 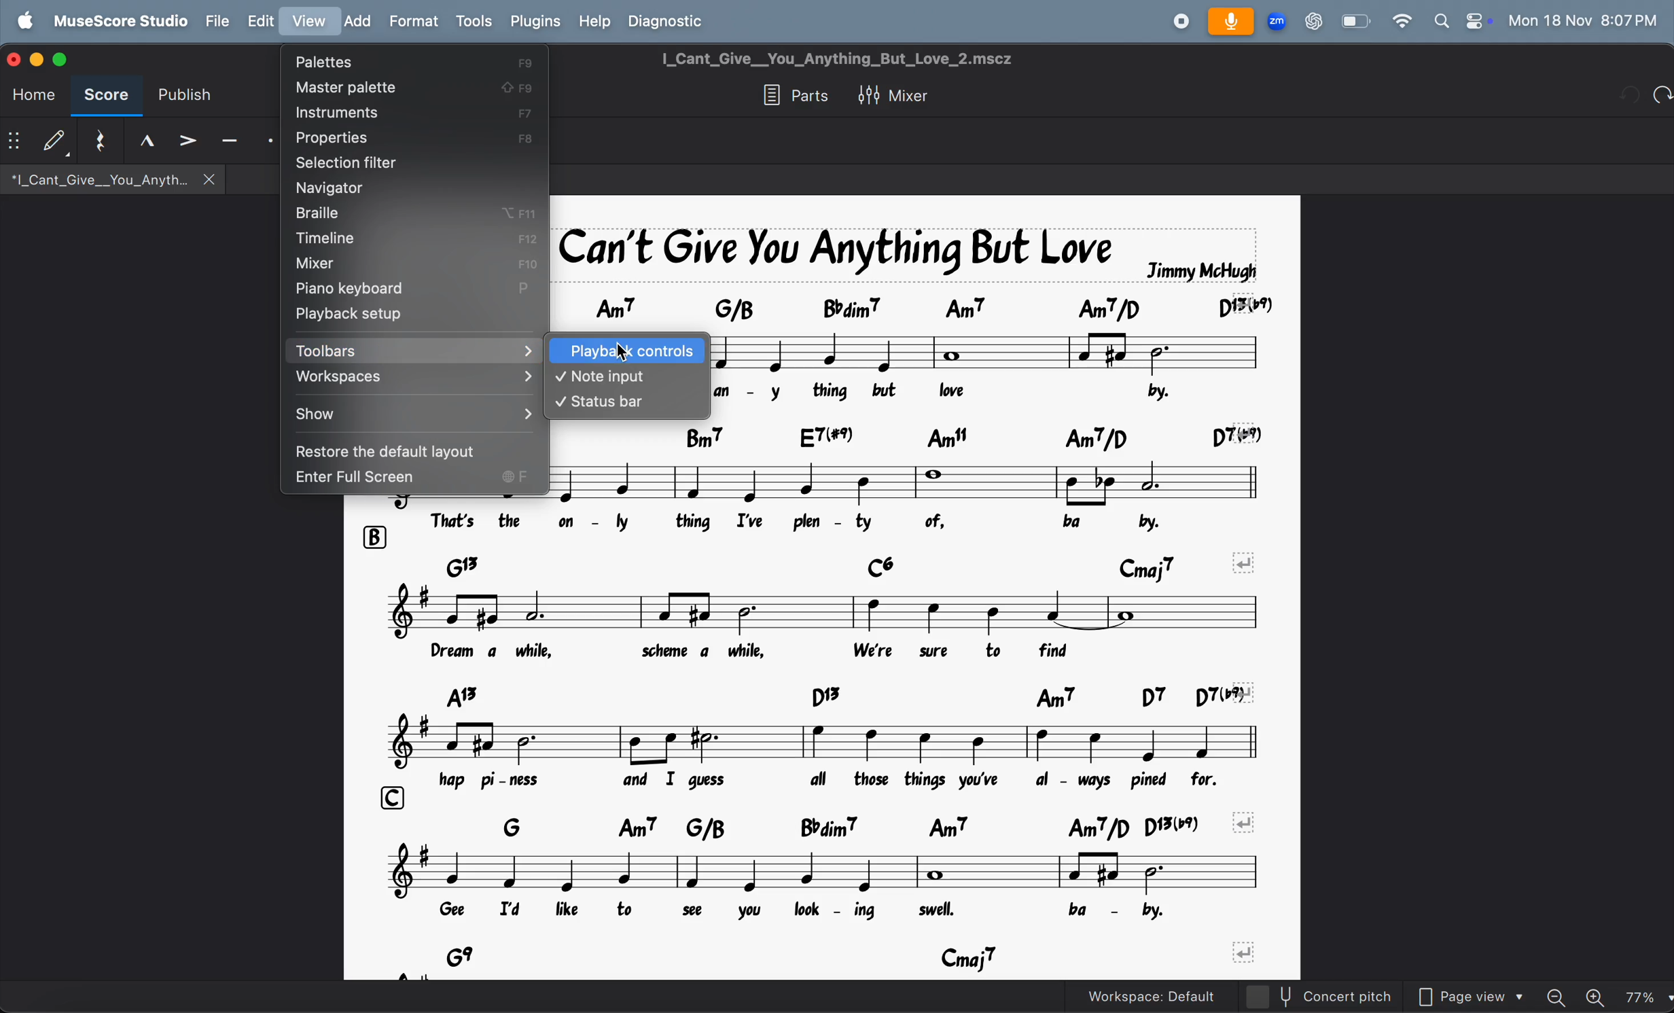 What do you see at coordinates (416, 380) in the screenshot?
I see `workspaces` at bounding box center [416, 380].